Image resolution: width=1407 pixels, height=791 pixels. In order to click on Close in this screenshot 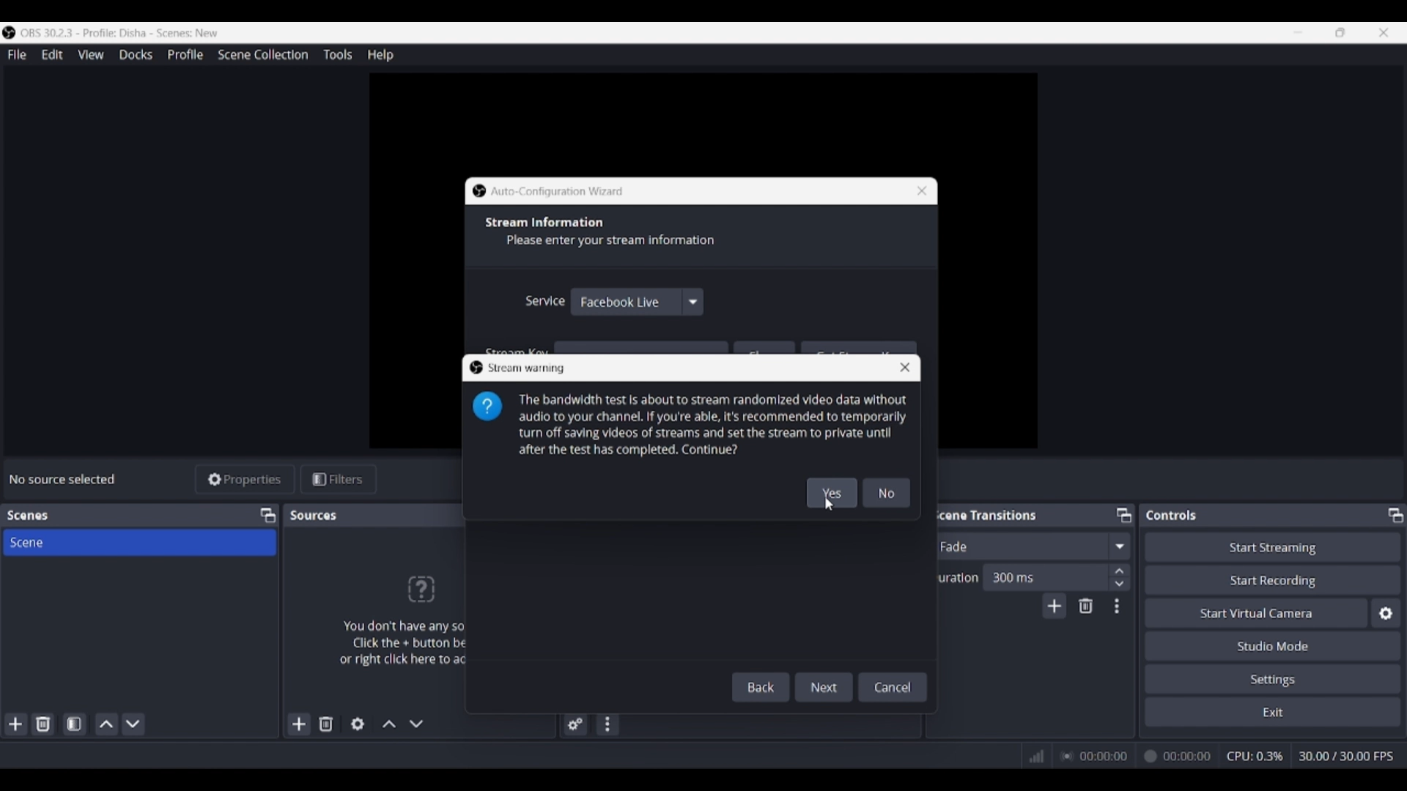, I will do `click(916, 190)`.